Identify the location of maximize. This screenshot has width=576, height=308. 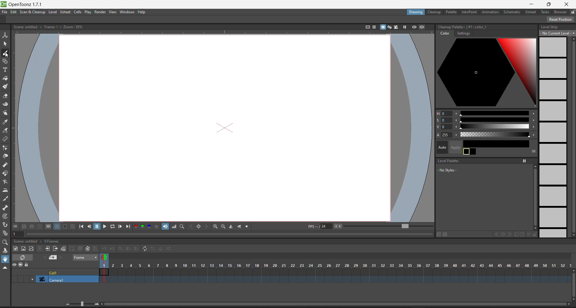
(549, 5).